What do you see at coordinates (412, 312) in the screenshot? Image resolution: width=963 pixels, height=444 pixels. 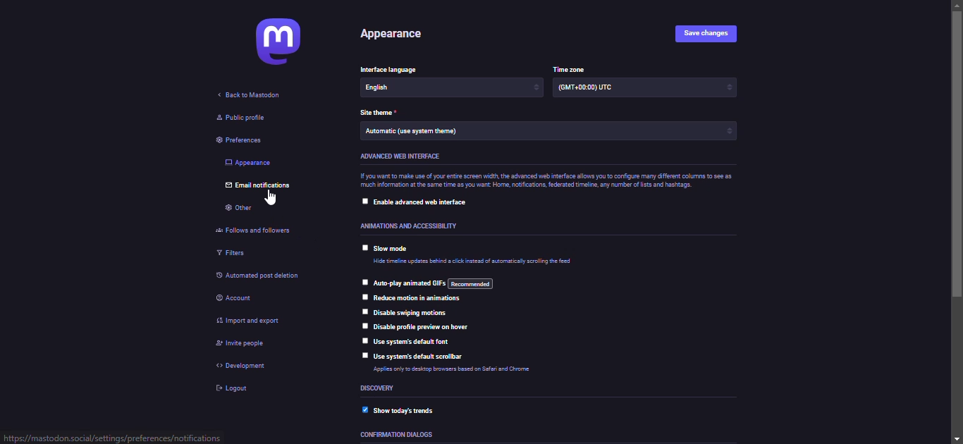 I see `disable swiping motions` at bounding box center [412, 312].